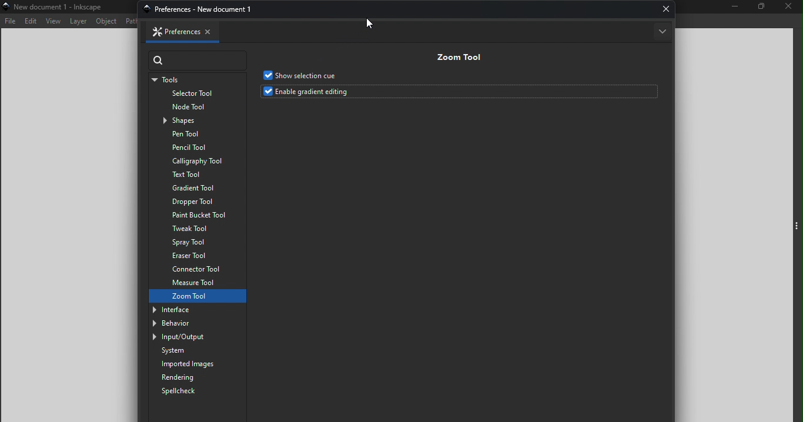 This screenshot has height=422, width=803. Describe the element at coordinates (146, 8) in the screenshot. I see `app icon` at that location.